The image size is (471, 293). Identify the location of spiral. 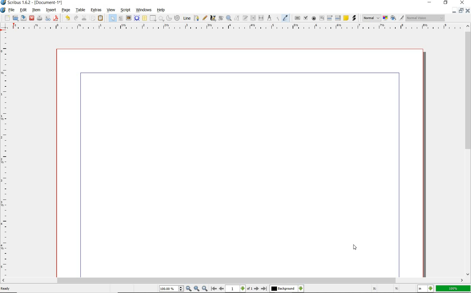
(177, 18).